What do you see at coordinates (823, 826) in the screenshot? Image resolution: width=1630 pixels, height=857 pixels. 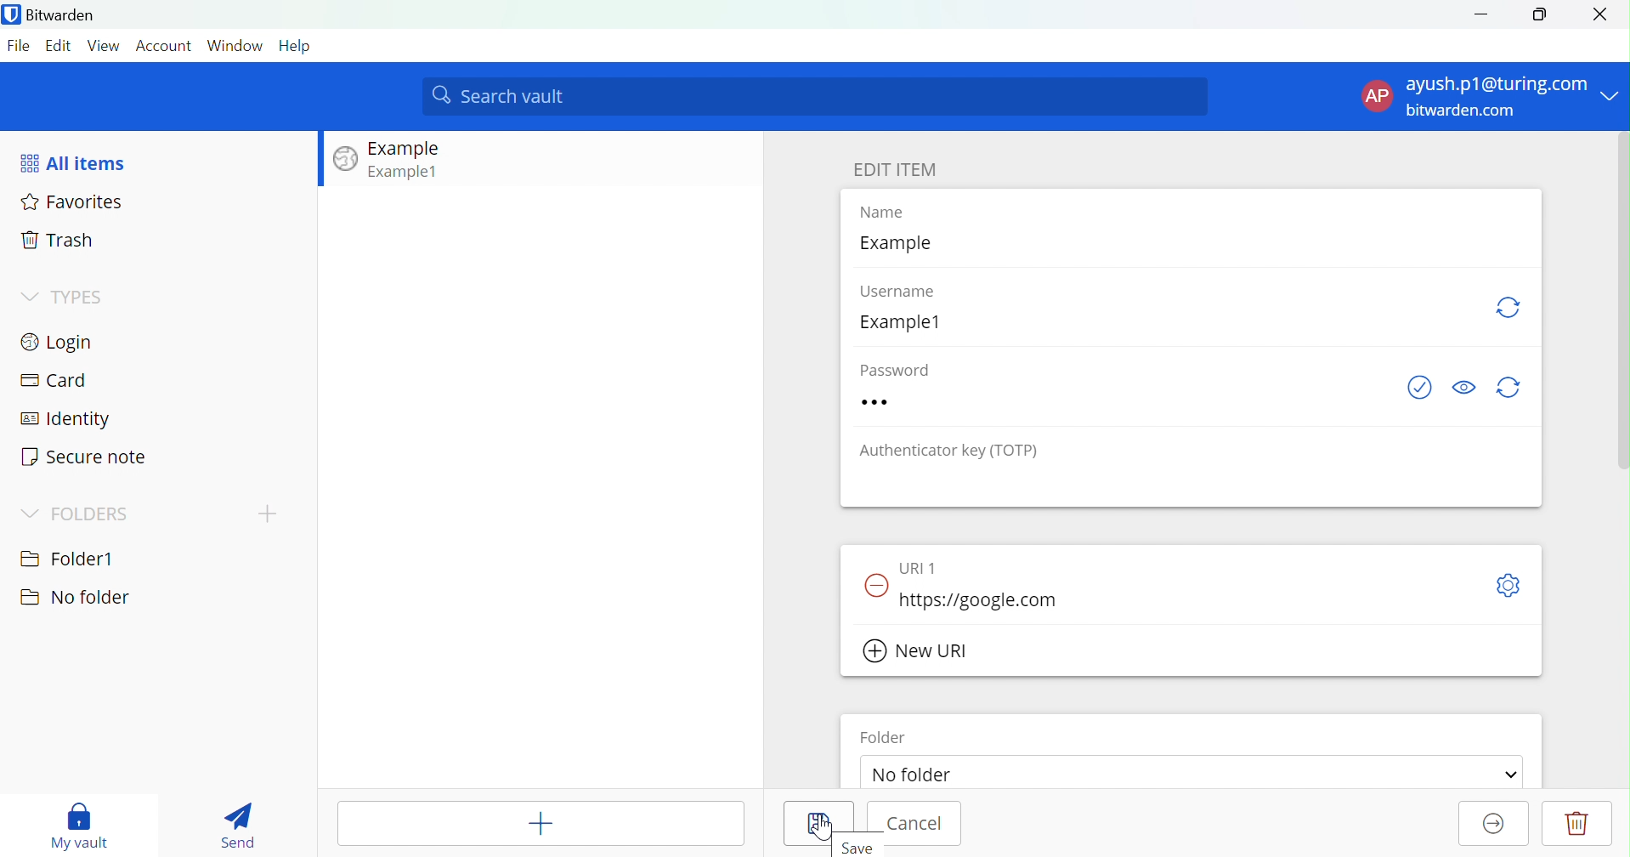 I see `Cursor` at bounding box center [823, 826].